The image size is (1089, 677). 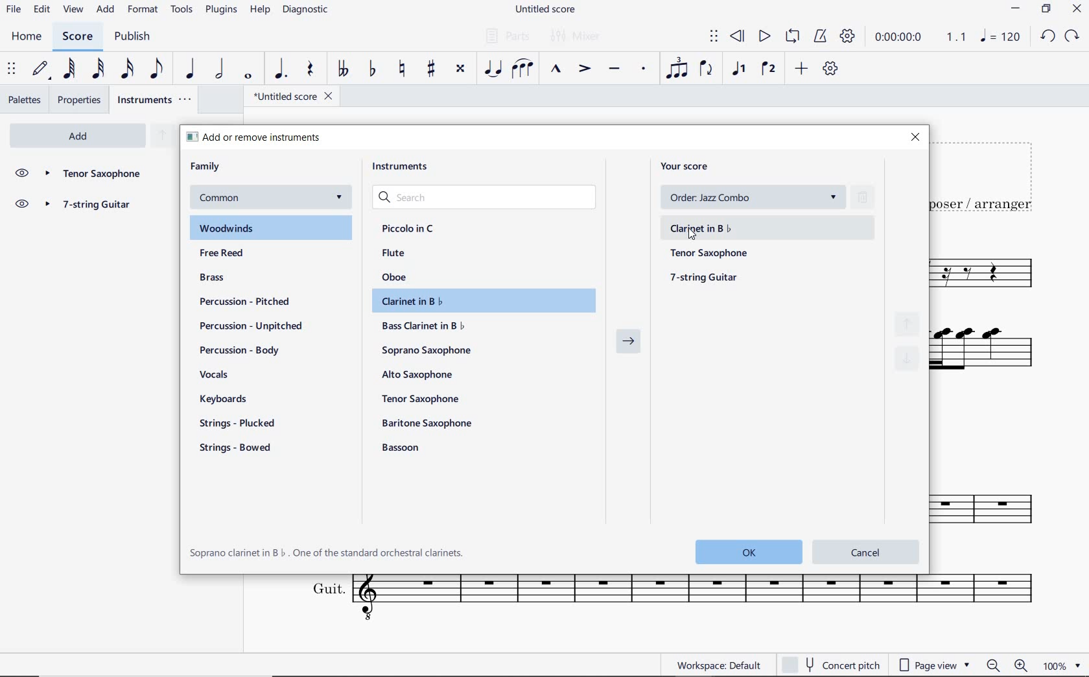 I want to click on HALF NOTE, so click(x=219, y=69).